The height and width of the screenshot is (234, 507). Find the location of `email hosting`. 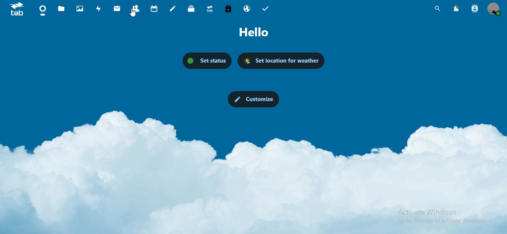

email hosting is located at coordinates (247, 9).